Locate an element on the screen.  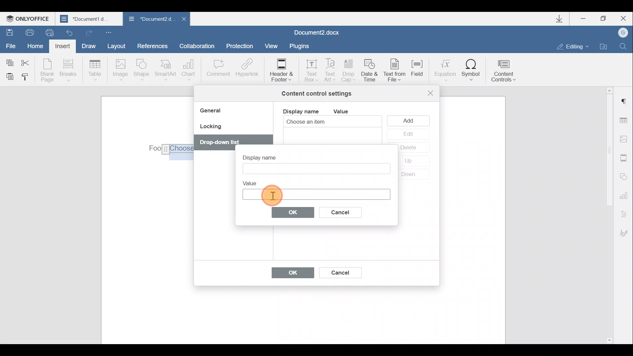
Paragraph settings is located at coordinates (624, 102).